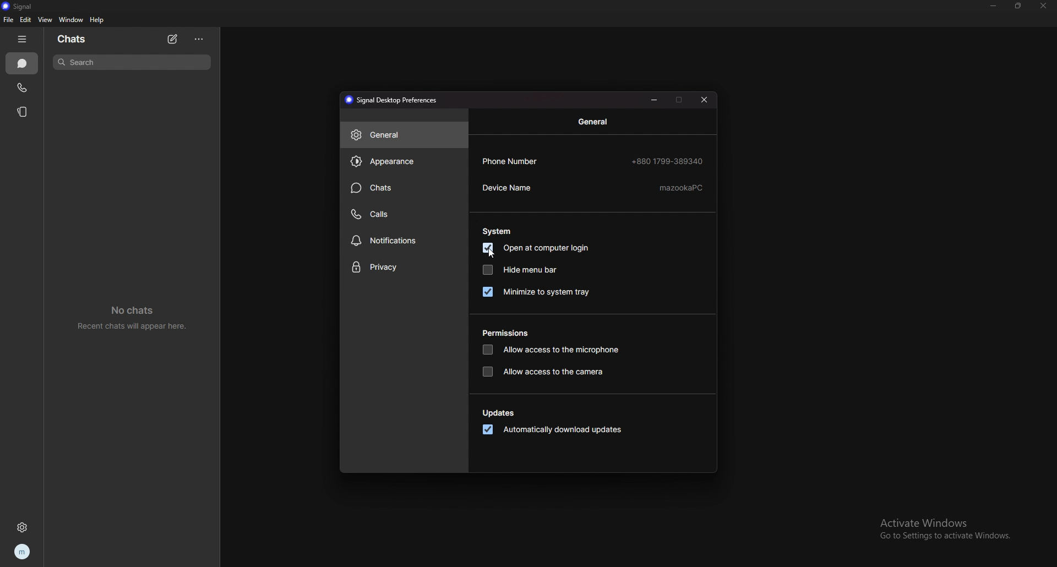 Image resolution: width=1057 pixels, height=567 pixels. Describe the element at coordinates (403, 188) in the screenshot. I see `chats` at that location.